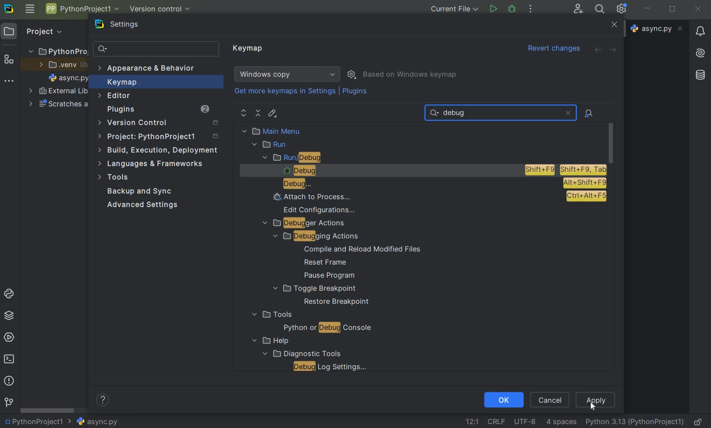 The image size is (711, 428). What do you see at coordinates (122, 26) in the screenshot?
I see `settings` at bounding box center [122, 26].